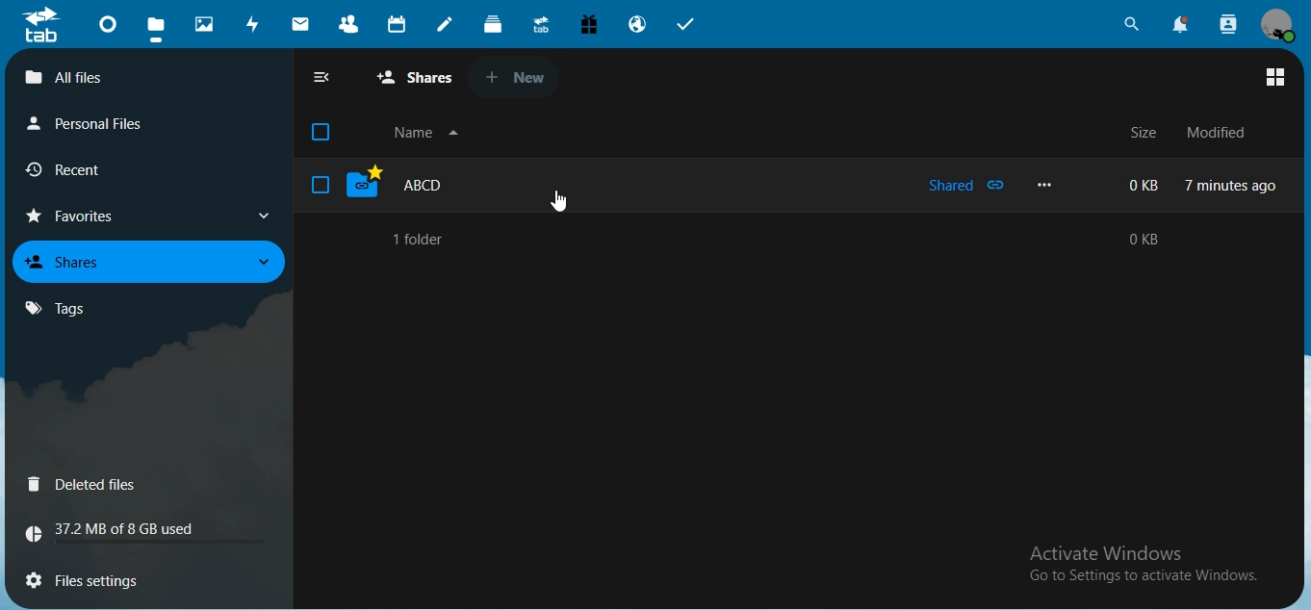  Describe the element at coordinates (322, 77) in the screenshot. I see `close navigation` at that location.